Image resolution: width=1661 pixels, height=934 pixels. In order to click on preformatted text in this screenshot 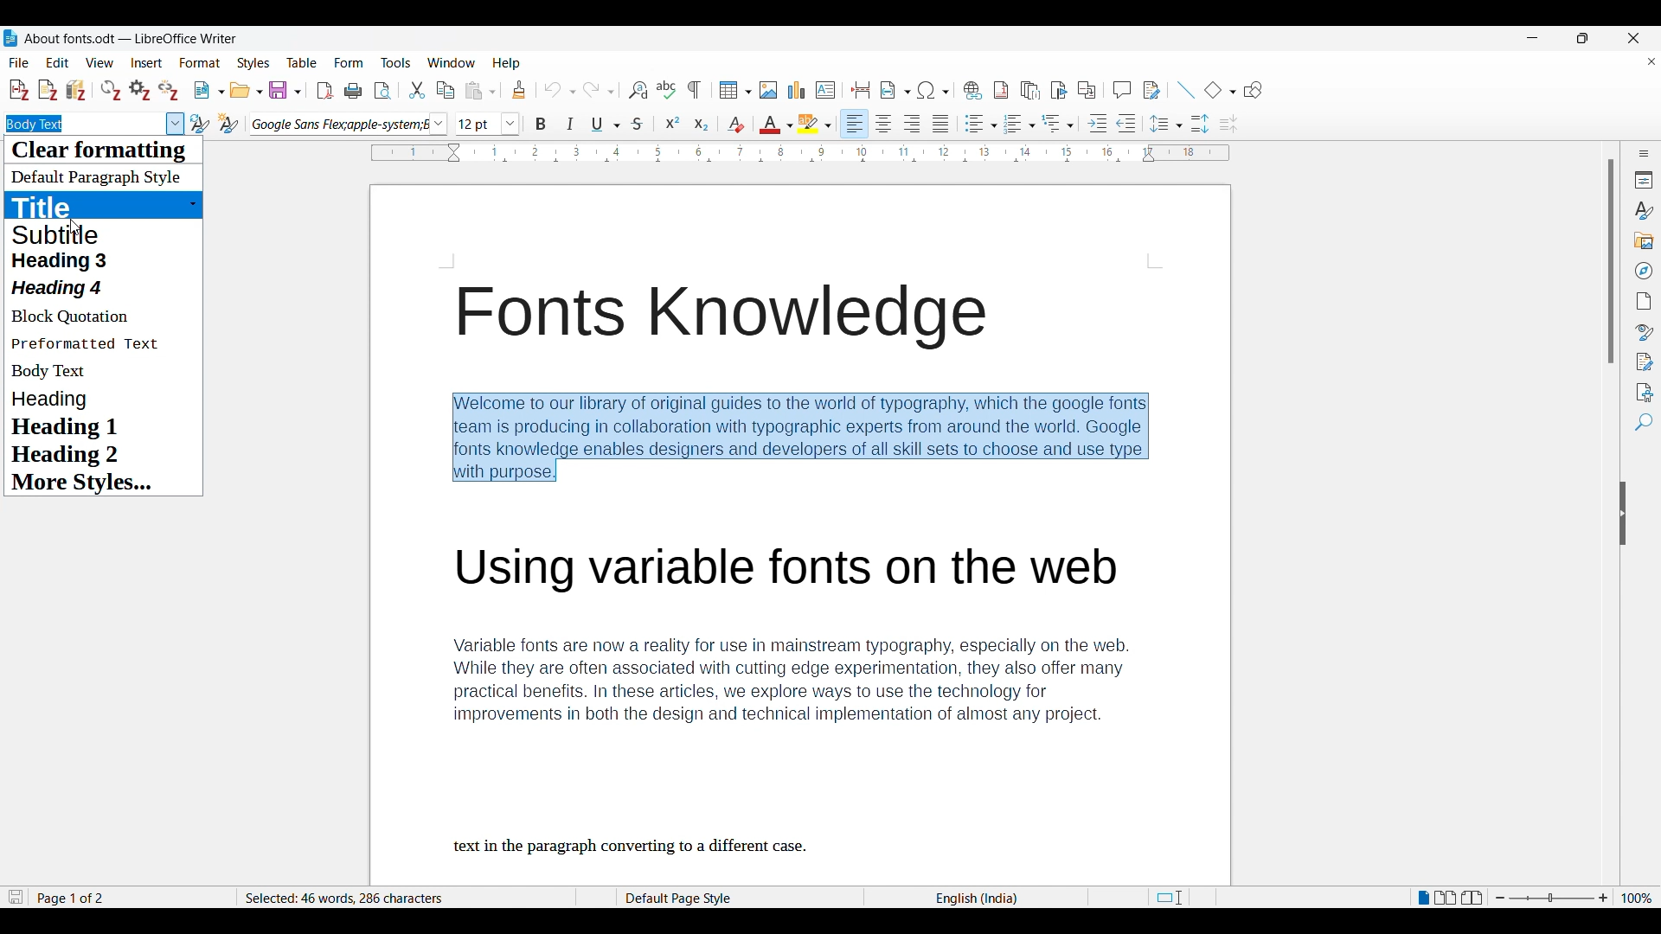, I will do `click(89, 343)`.